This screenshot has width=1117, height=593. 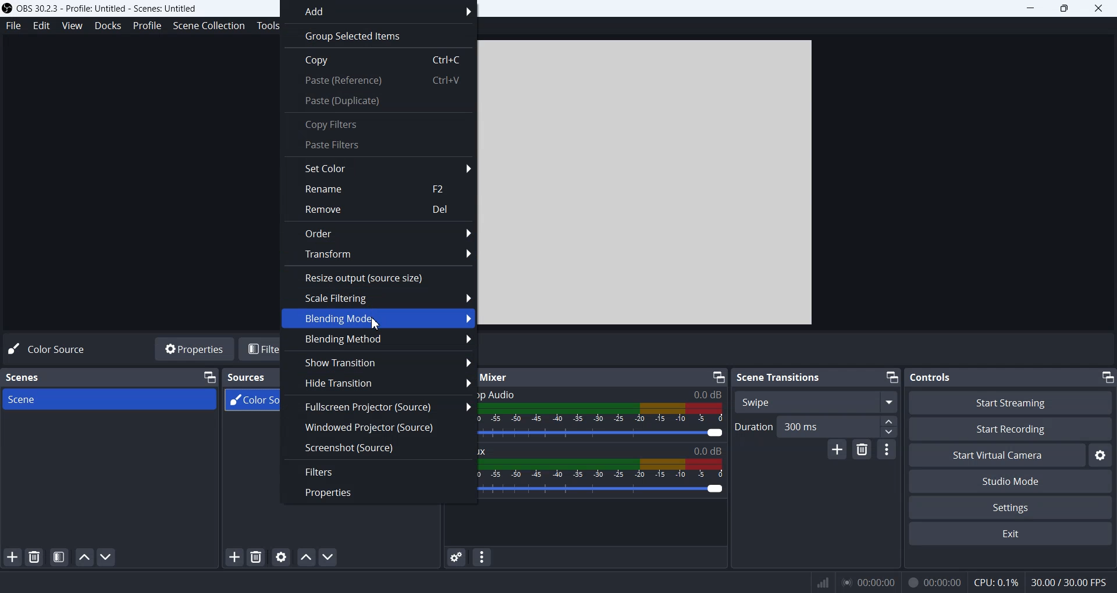 I want to click on Minimize, so click(x=1107, y=378).